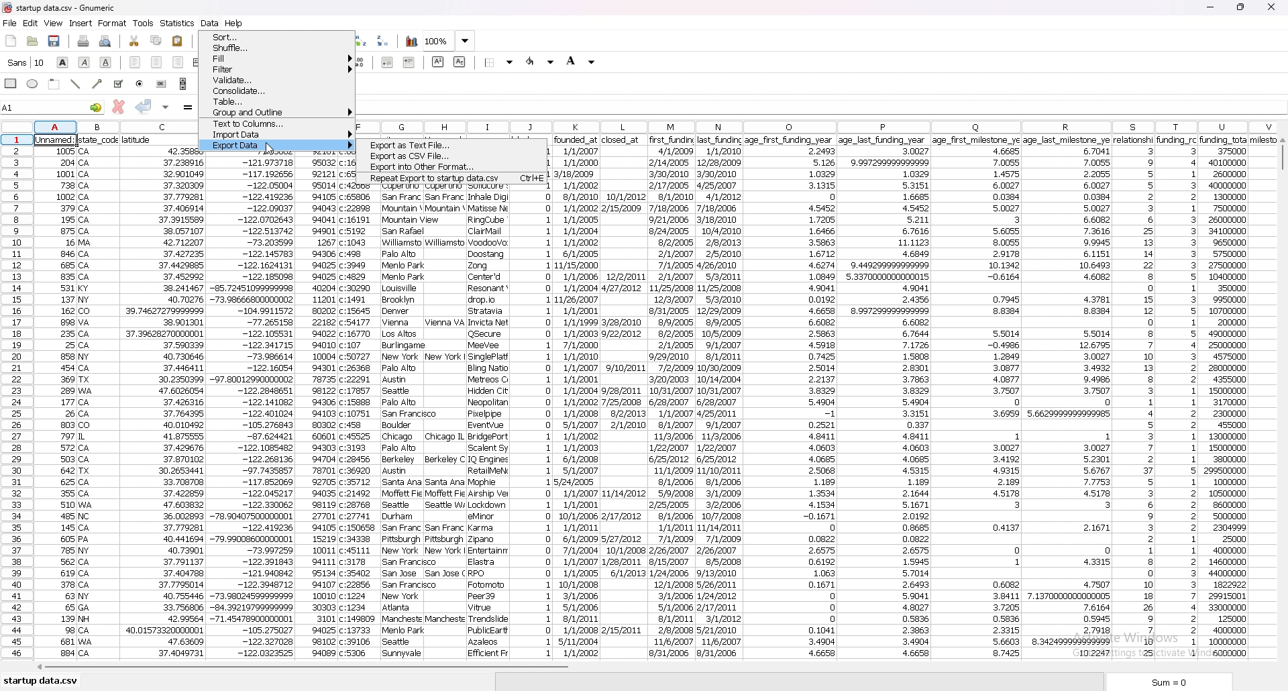 The image size is (1288, 691). I want to click on data, so click(789, 398).